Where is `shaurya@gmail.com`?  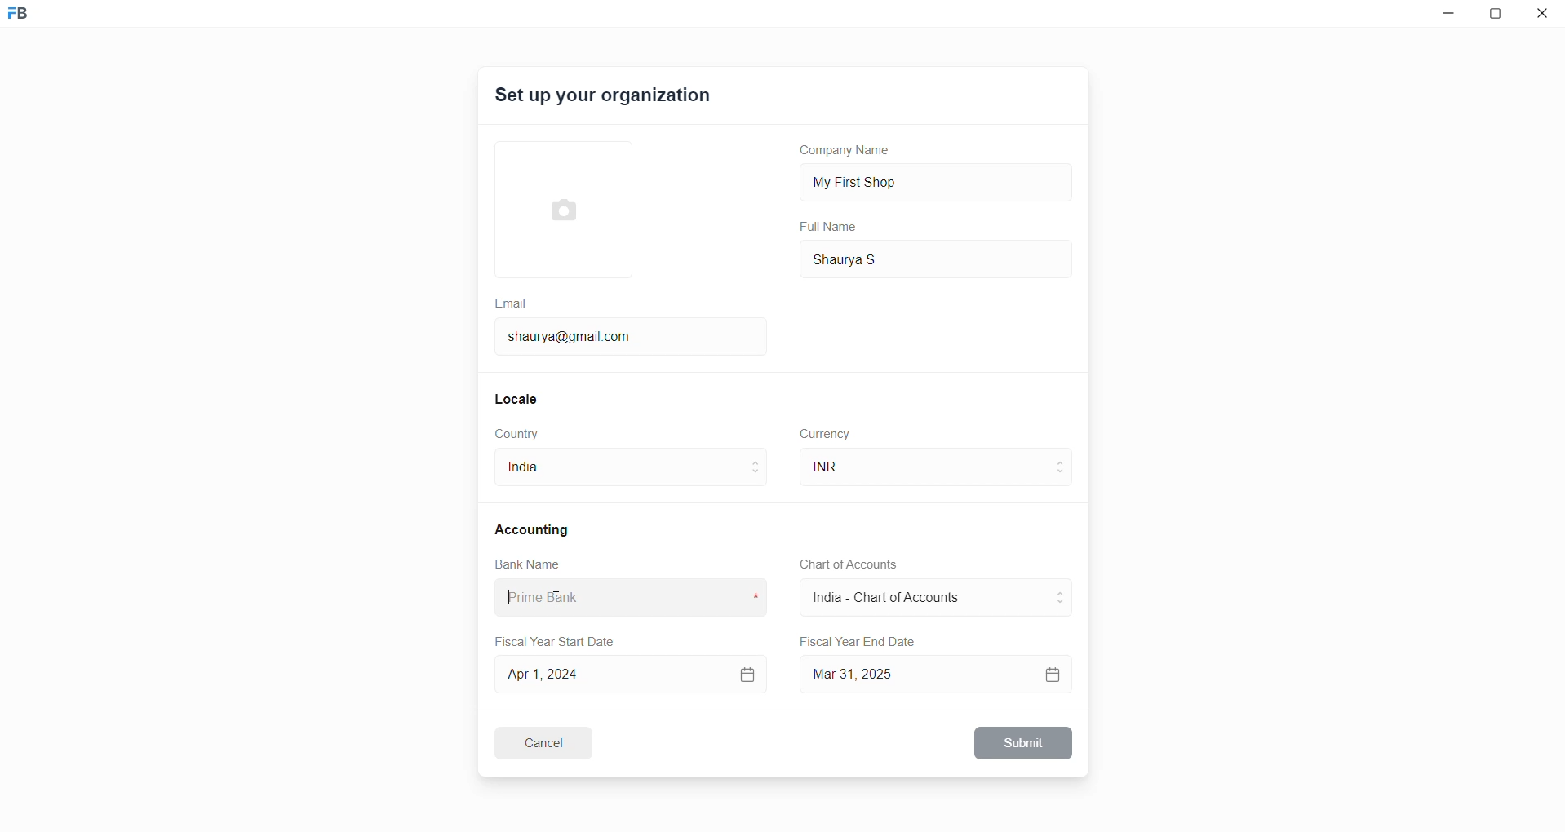 shaurya@gmail.com is located at coordinates (575, 334).